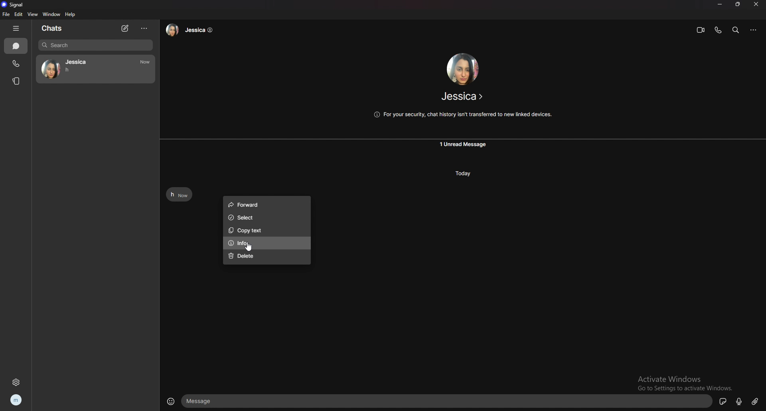 This screenshot has width=766, height=411. Describe the element at coordinates (13, 5) in the screenshot. I see `signal` at that location.